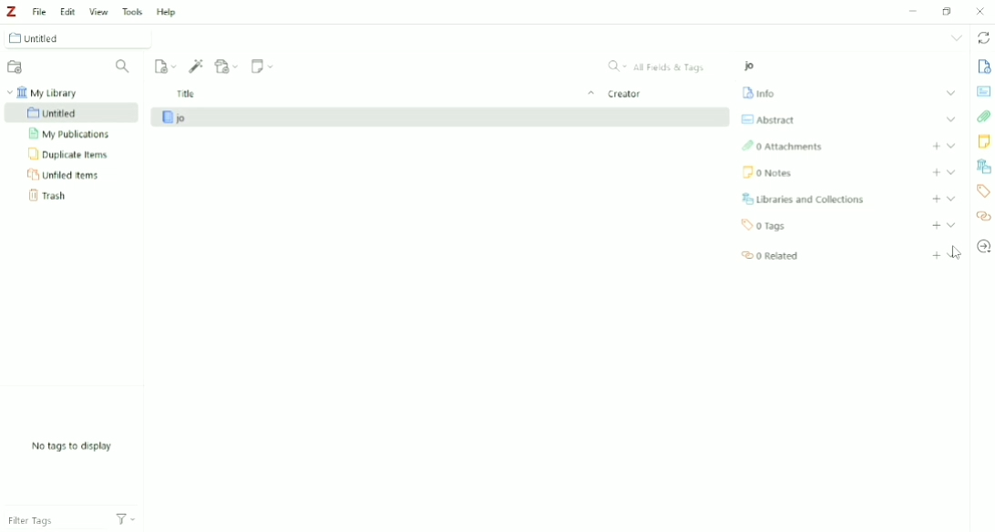 The width and height of the screenshot is (995, 532). Describe the element at coordinates (15, 66) in the screenshot. I see `New Collection` at that location.